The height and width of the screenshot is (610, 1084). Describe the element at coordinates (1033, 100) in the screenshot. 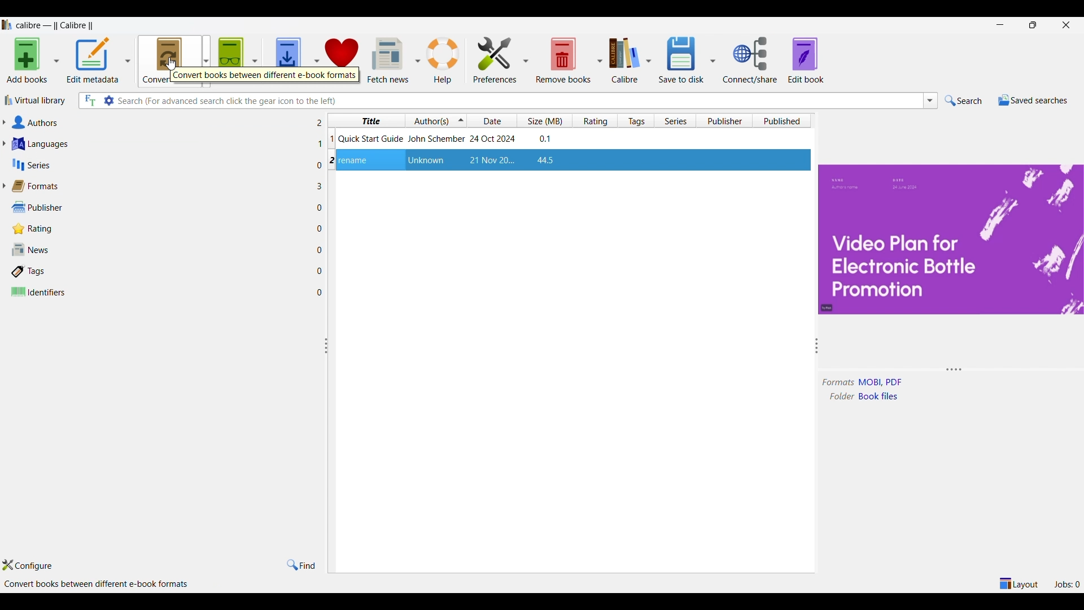

I see `Saved searches` at that location.